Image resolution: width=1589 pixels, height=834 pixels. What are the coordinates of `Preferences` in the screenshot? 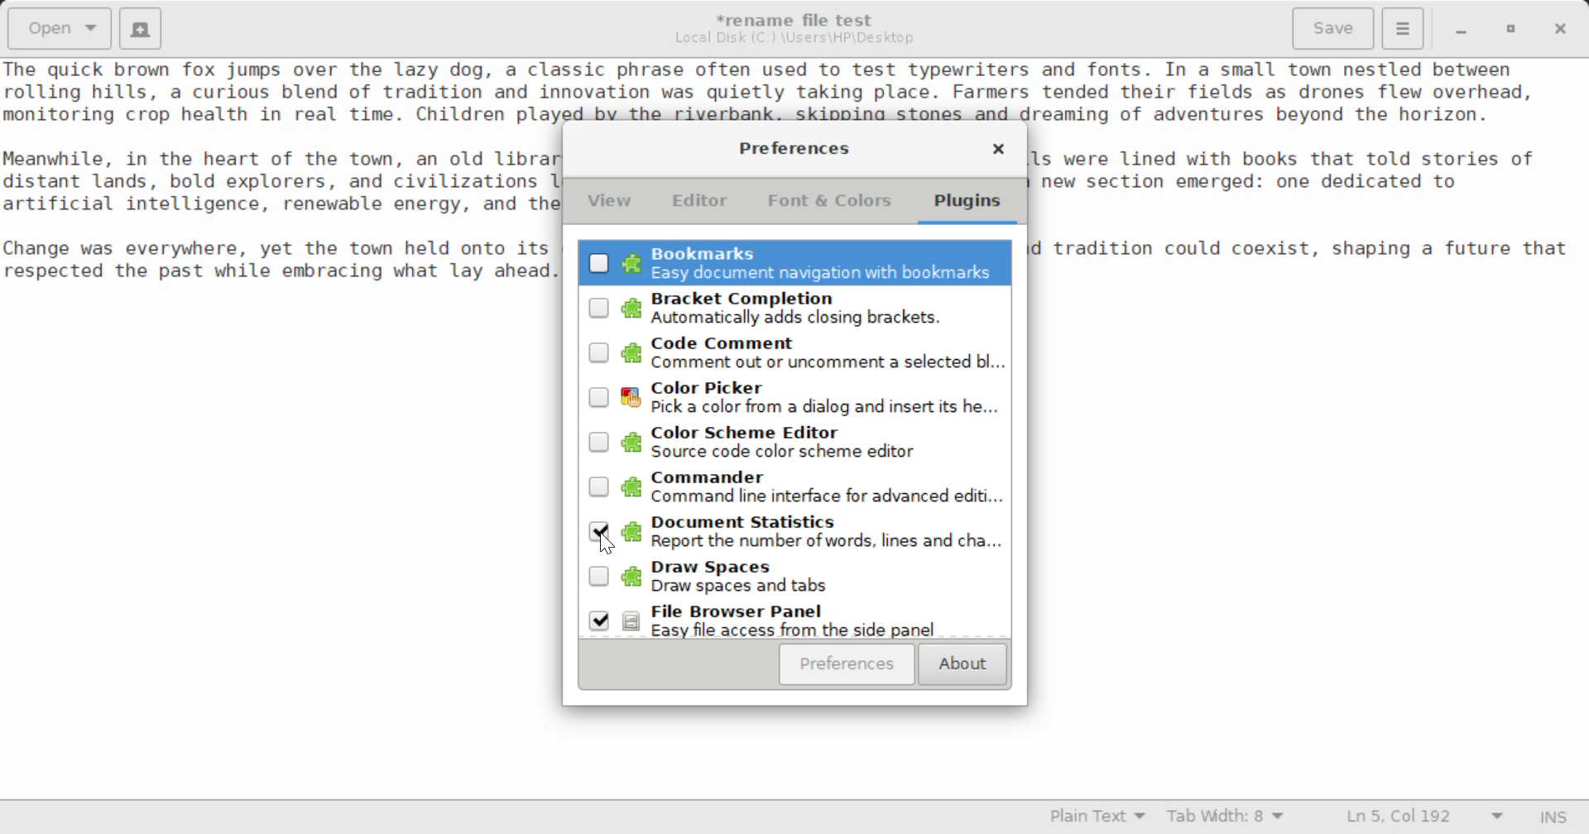 It's located at (847, 664).